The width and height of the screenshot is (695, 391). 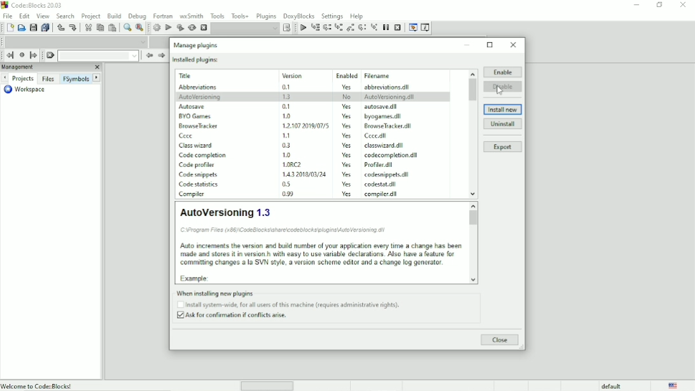 I want to click on View, so click(x=43, y=16).